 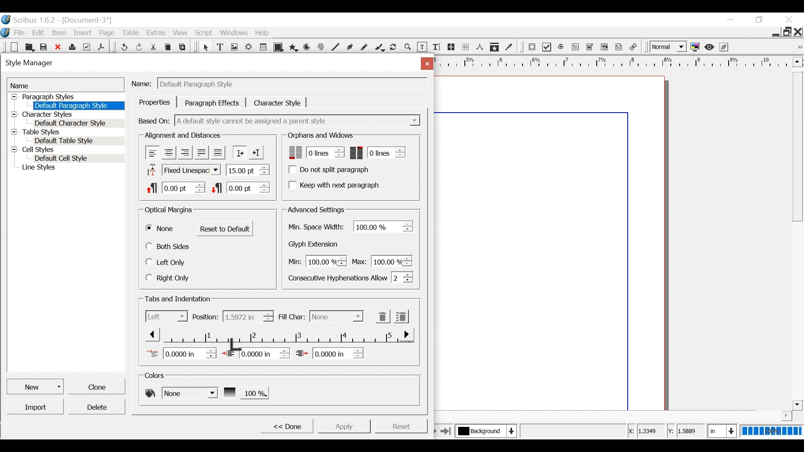 What do you see at coordinates (696, 47) in the screenshot?
I see `Toggle color` at bounding box center [696, 47].